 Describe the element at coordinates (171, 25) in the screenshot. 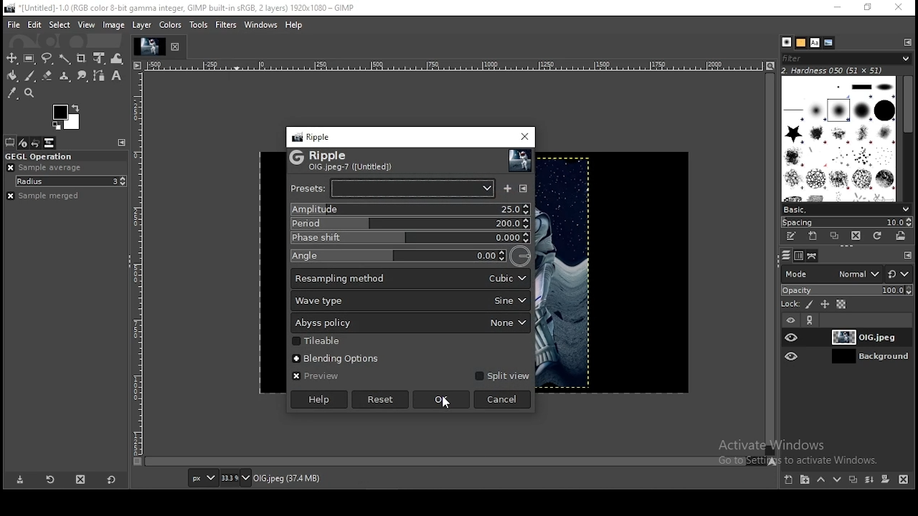

I see `colors` at that location.